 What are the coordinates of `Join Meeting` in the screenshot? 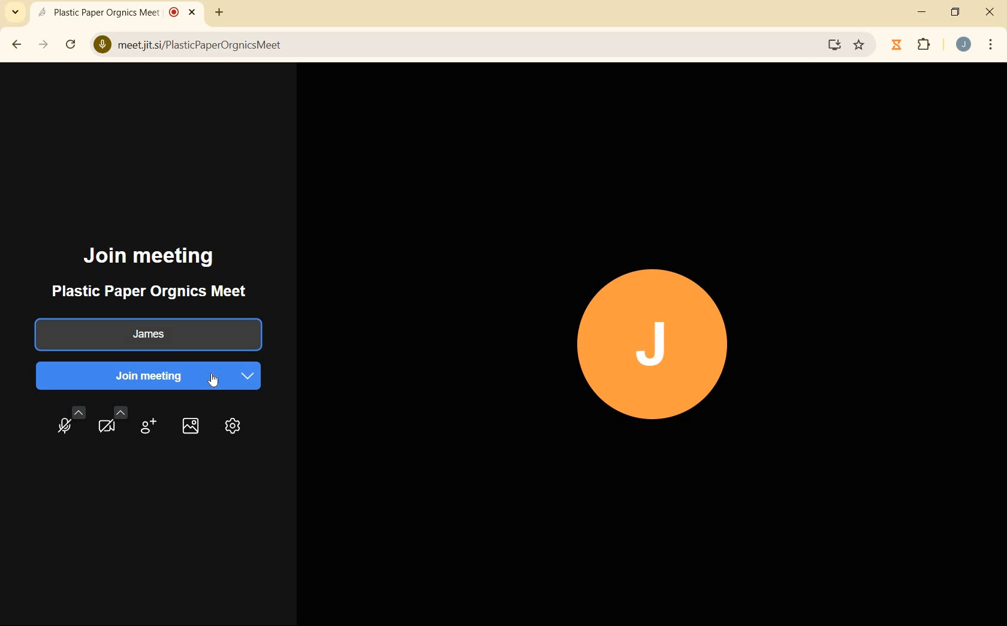 It's located at (150, 257).